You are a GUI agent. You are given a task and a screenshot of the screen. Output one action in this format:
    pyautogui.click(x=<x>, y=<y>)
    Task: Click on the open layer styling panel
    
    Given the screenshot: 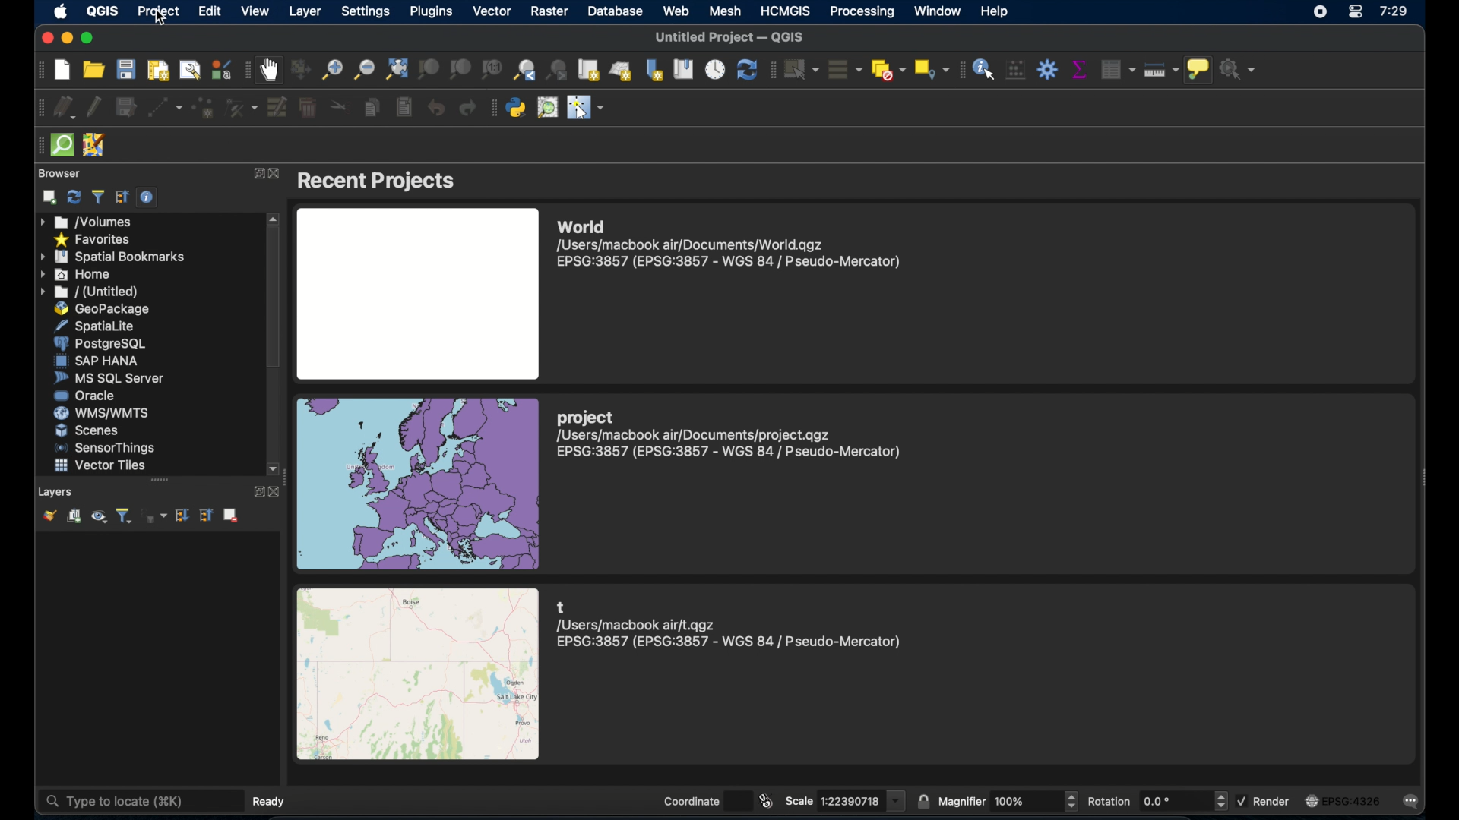 What is the action you would take?
    pyautogui.click(x=49, y=517)
    